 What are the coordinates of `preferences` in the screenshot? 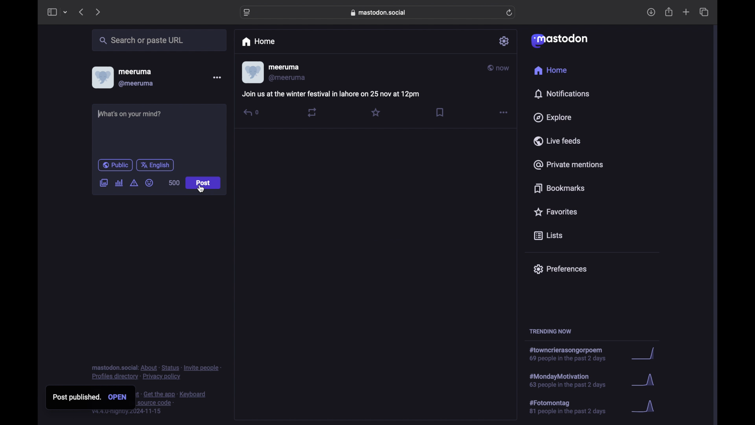 It's located at (560, 268).